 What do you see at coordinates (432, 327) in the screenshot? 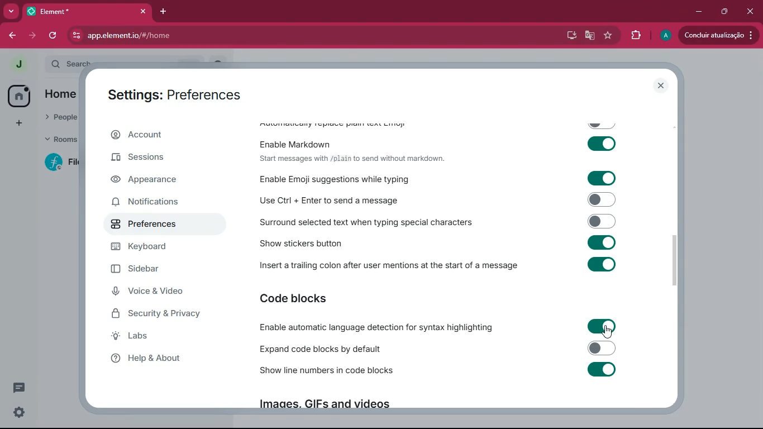
I see `Enable automatic language detection for syntax highlighting` at bounding box center [432, 327].